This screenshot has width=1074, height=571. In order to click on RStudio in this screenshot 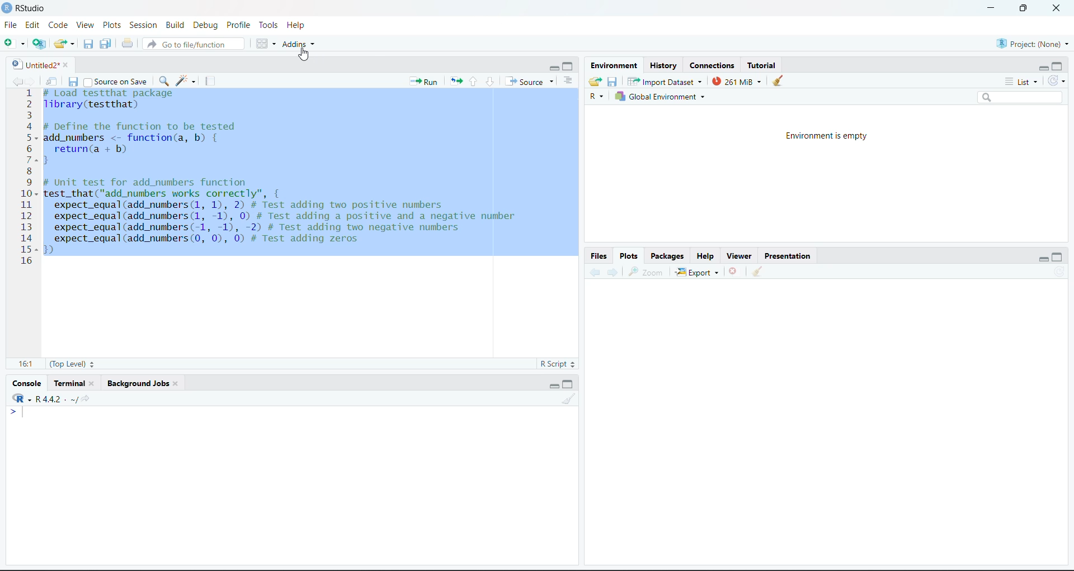, I will do `click(30, 8)`.